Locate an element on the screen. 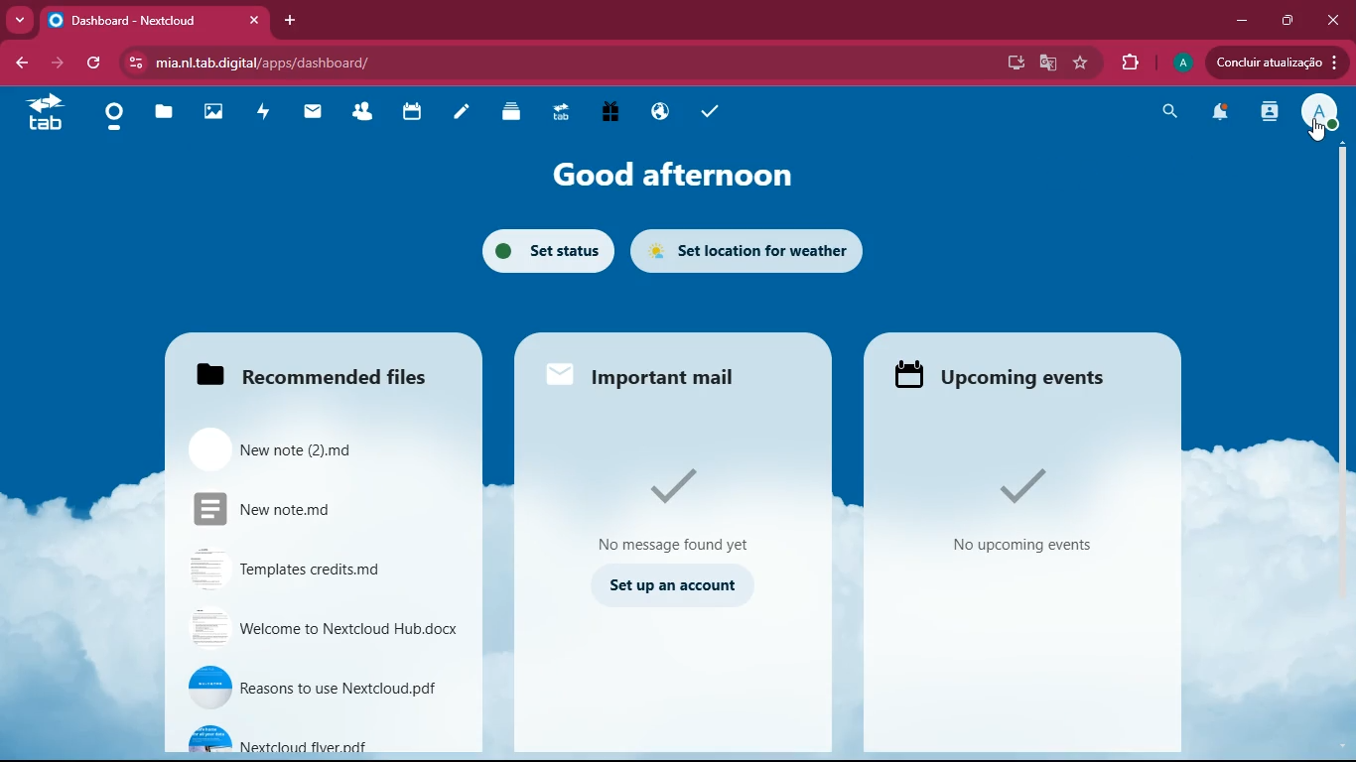 This screenshot has width=1356, height=762. Cursor is located at coordinates (1318, 132).